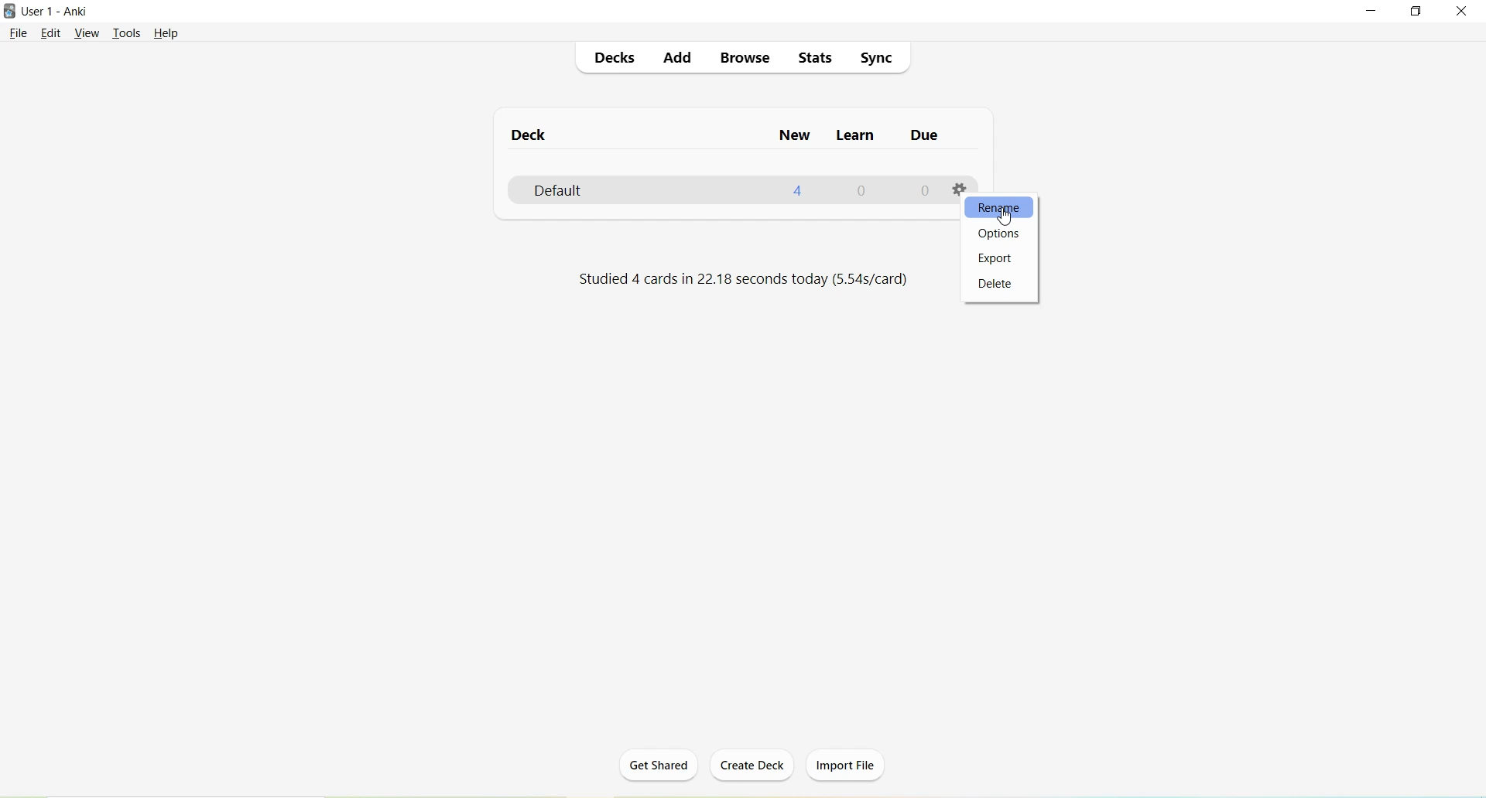 This screenshot has width=1486, height=798. I want to click on Rename, so click(999, 207).